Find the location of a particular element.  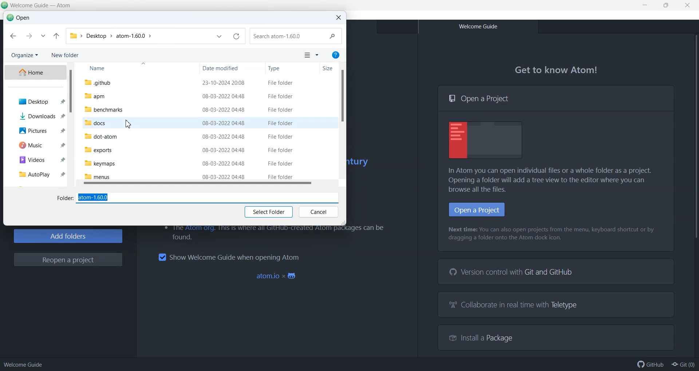

Previous Location is located at coordinates (220, 37).